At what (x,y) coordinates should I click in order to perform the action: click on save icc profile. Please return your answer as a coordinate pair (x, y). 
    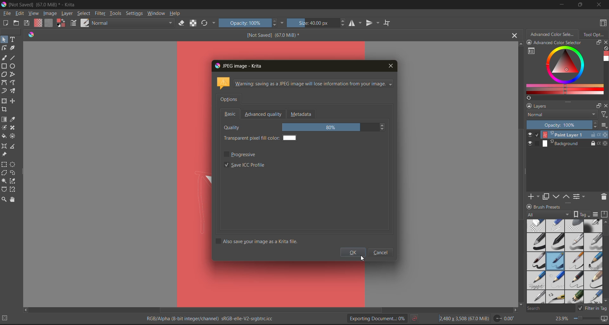
    Looking at the image, I should click on (247, 165).